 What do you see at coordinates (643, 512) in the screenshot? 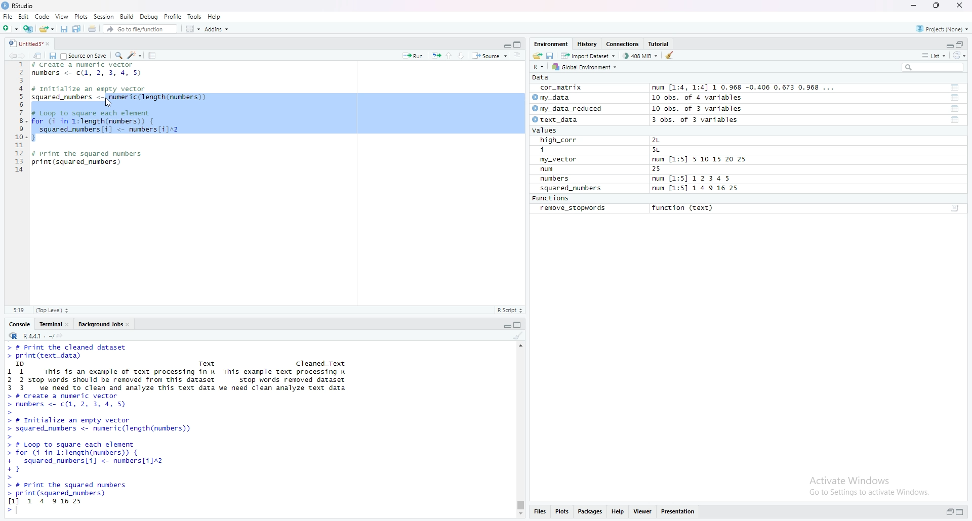
I see `Viewer` at bounding box center [643, 512].